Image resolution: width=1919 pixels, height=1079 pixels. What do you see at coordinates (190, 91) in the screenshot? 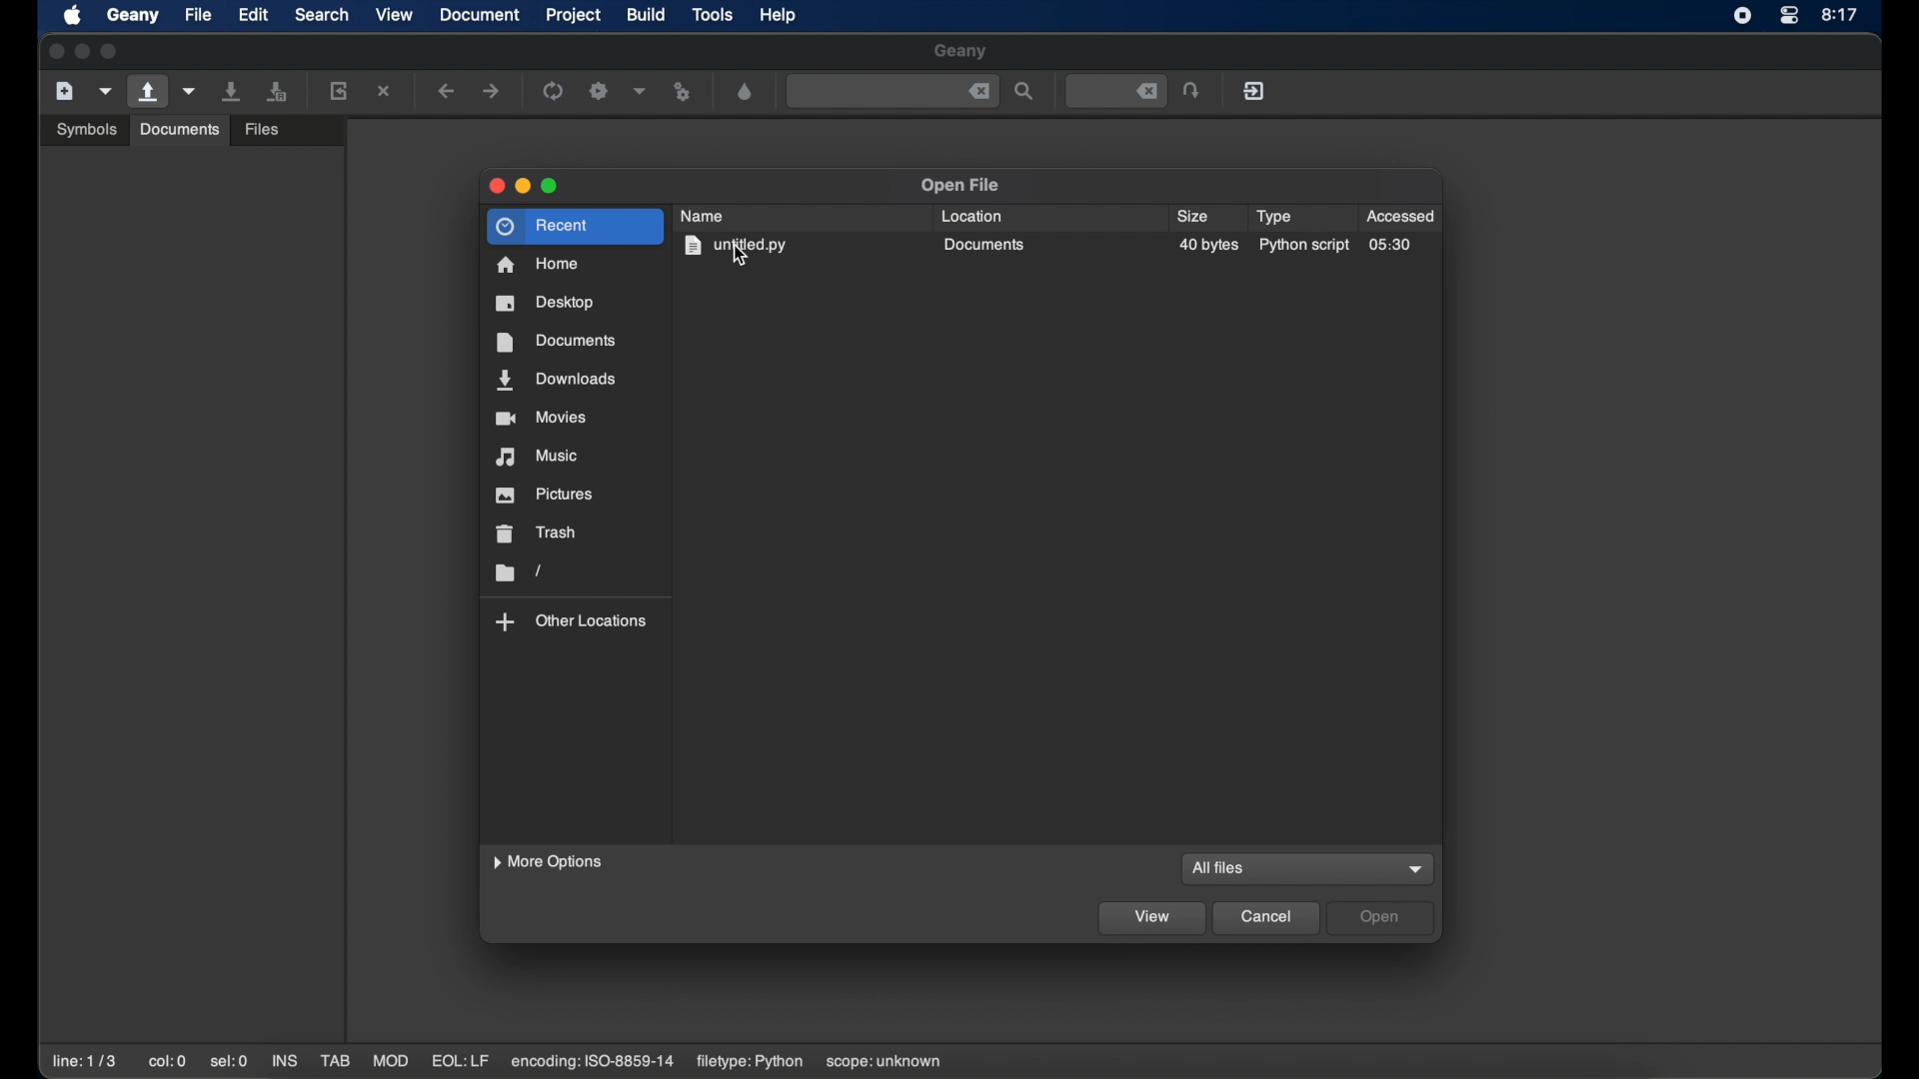
I see `open a recent file` at bounding box center [190, 91].